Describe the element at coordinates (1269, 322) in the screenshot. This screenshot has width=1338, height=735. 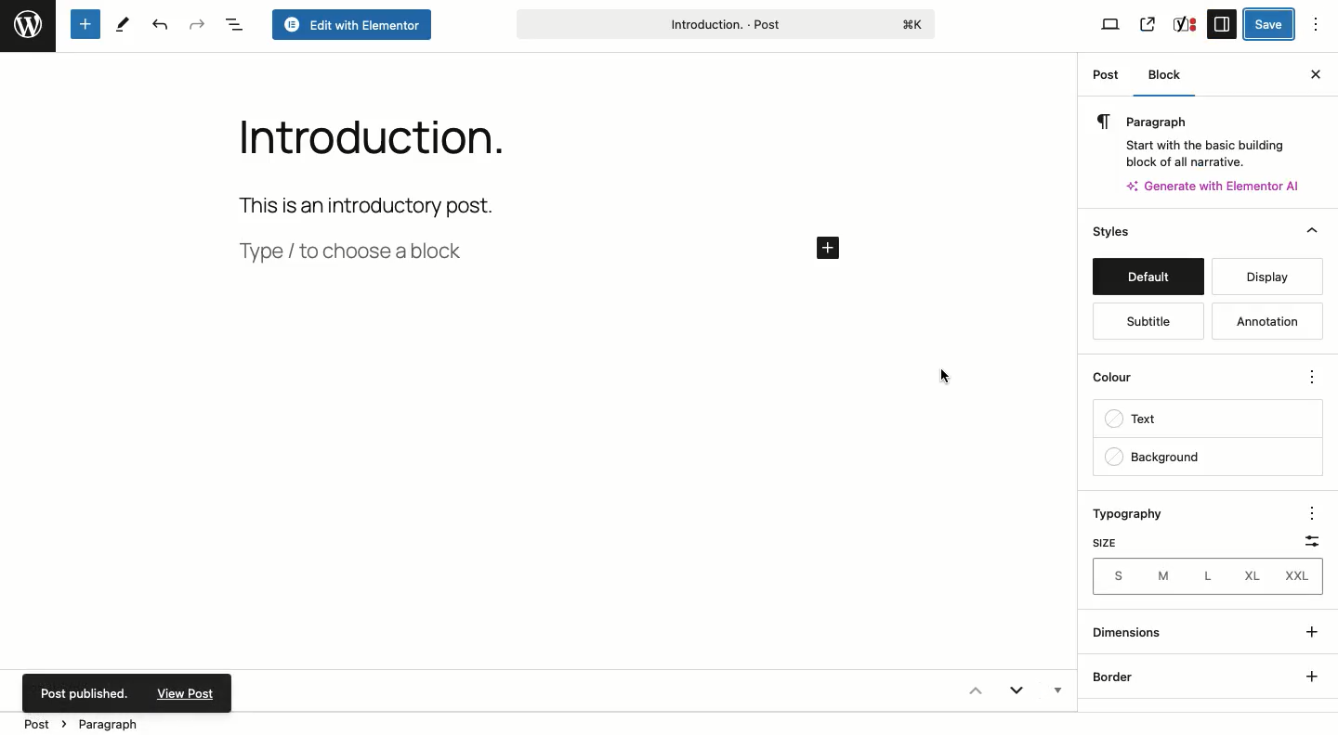
I see `Annotation` at that location.